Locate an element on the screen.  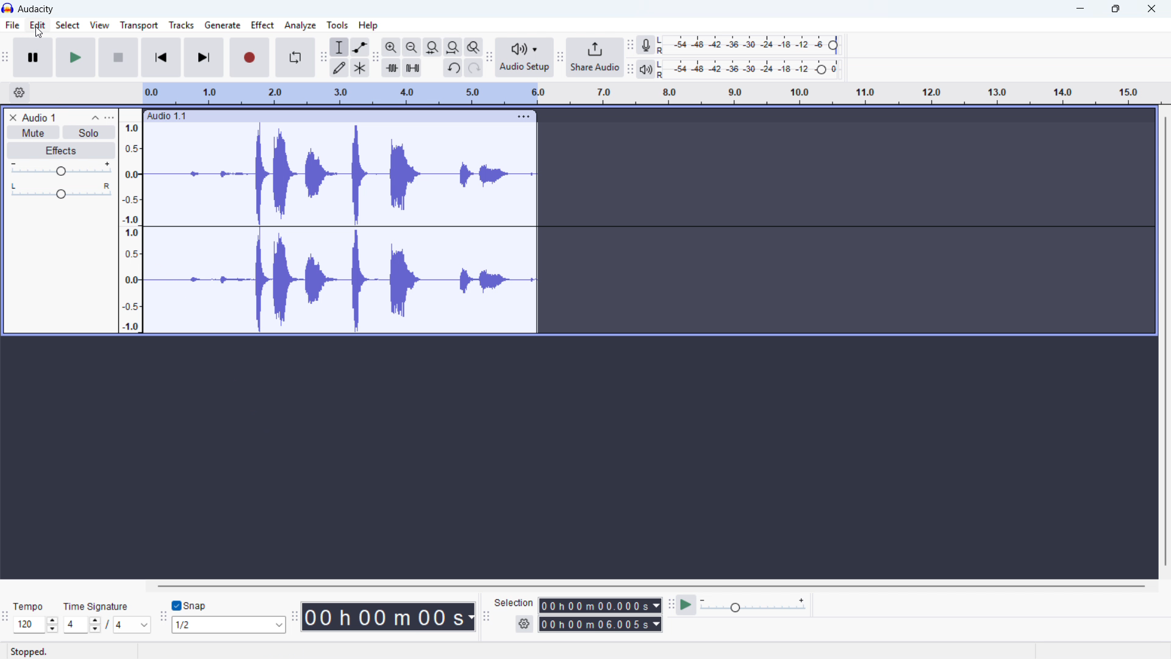
set snapping is located at coordinates (229, 625).